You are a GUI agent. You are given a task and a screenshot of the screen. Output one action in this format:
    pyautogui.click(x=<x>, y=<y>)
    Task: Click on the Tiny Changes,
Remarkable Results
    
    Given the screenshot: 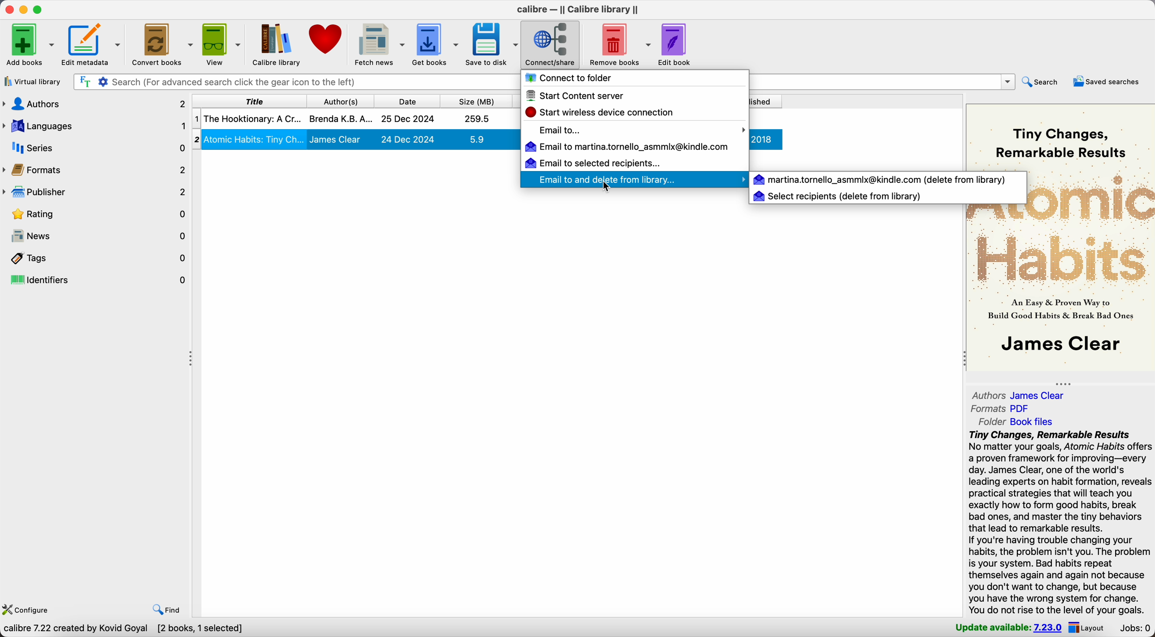 What is the action you would take?
    pyautogui.click(x=1059, y=142)
    